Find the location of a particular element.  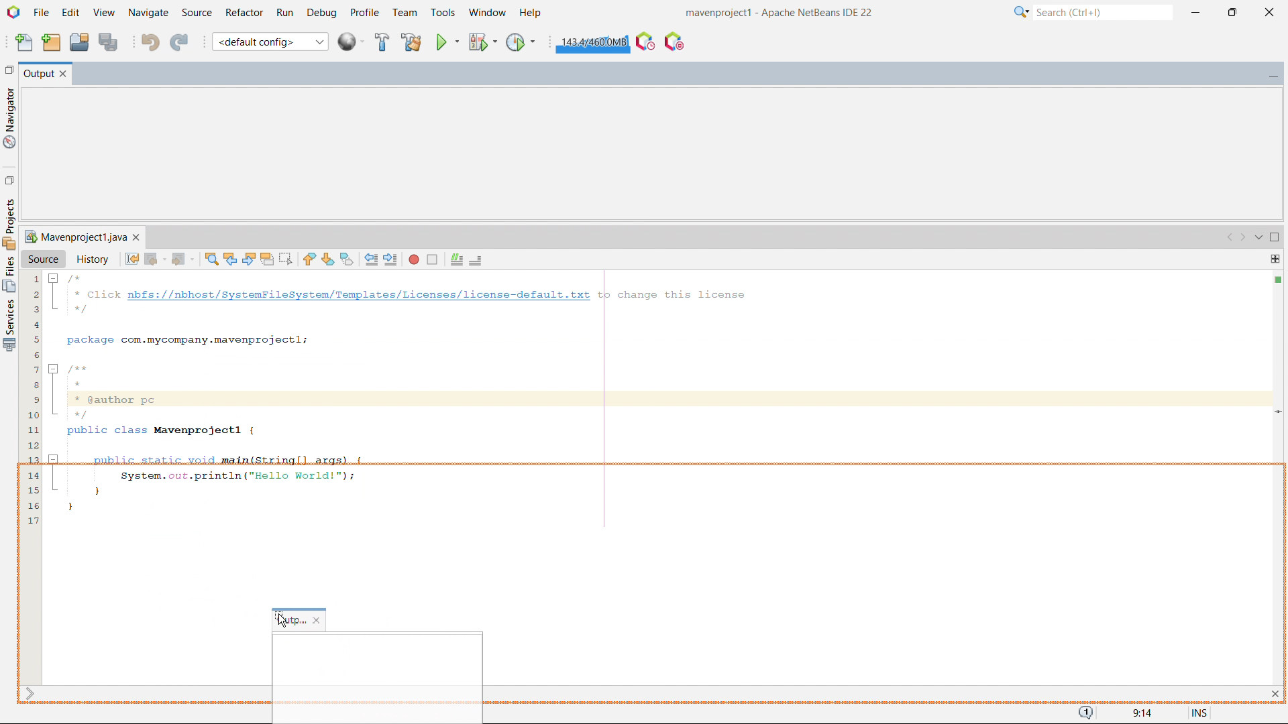

debug project is located at coordinates (482, 42).